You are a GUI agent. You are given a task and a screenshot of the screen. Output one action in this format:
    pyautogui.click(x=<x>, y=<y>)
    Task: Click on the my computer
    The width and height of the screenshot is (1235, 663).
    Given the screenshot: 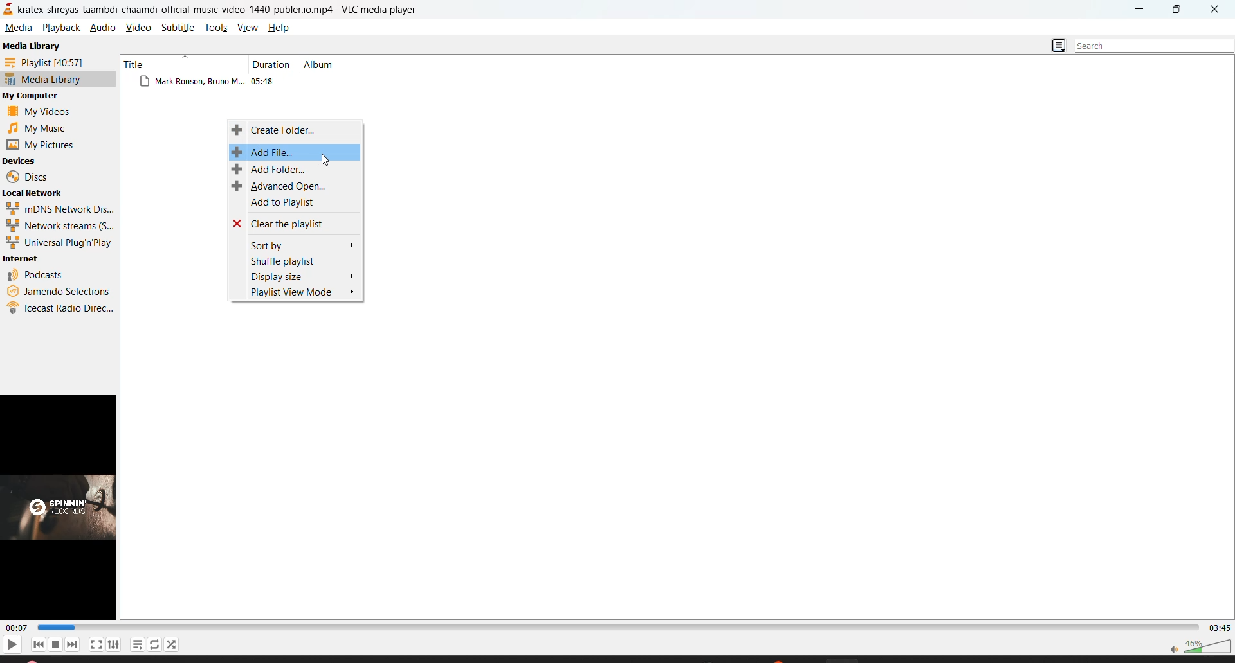 What is the action you would take?
    pyautogui.click(x=36, y=97)
    